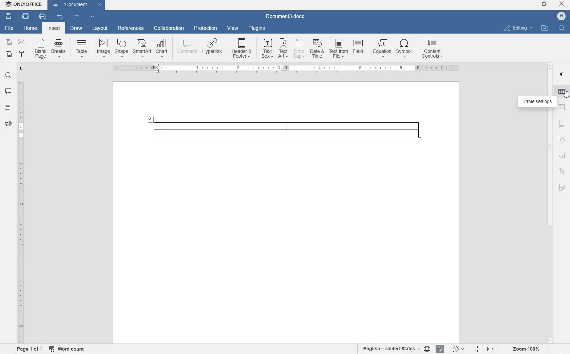 This screenshot has width=570, height=354. Describe the element at coordinates (549, 202) in the screenshot. I see `SCROLLBAR` at that location.